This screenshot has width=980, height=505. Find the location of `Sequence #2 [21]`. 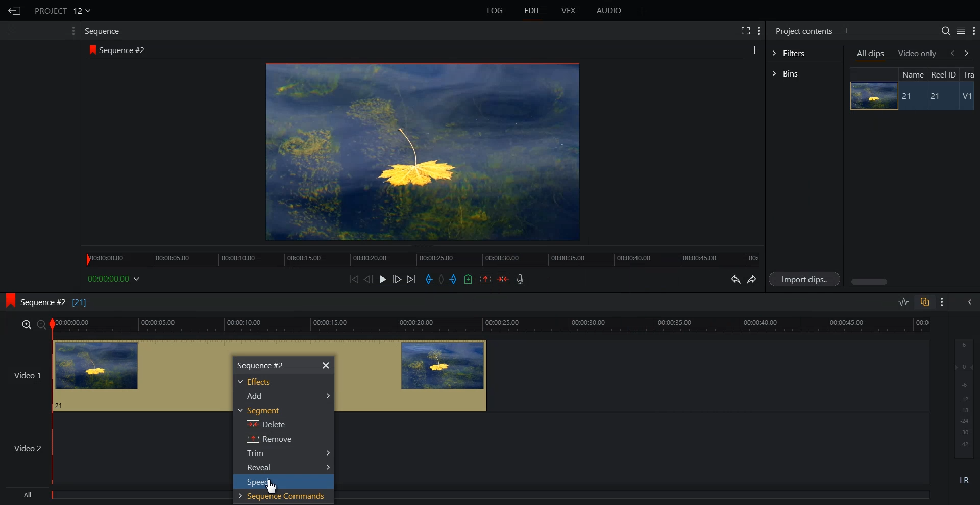

Sequence #2 [21] is located at coordinates (55, 302).